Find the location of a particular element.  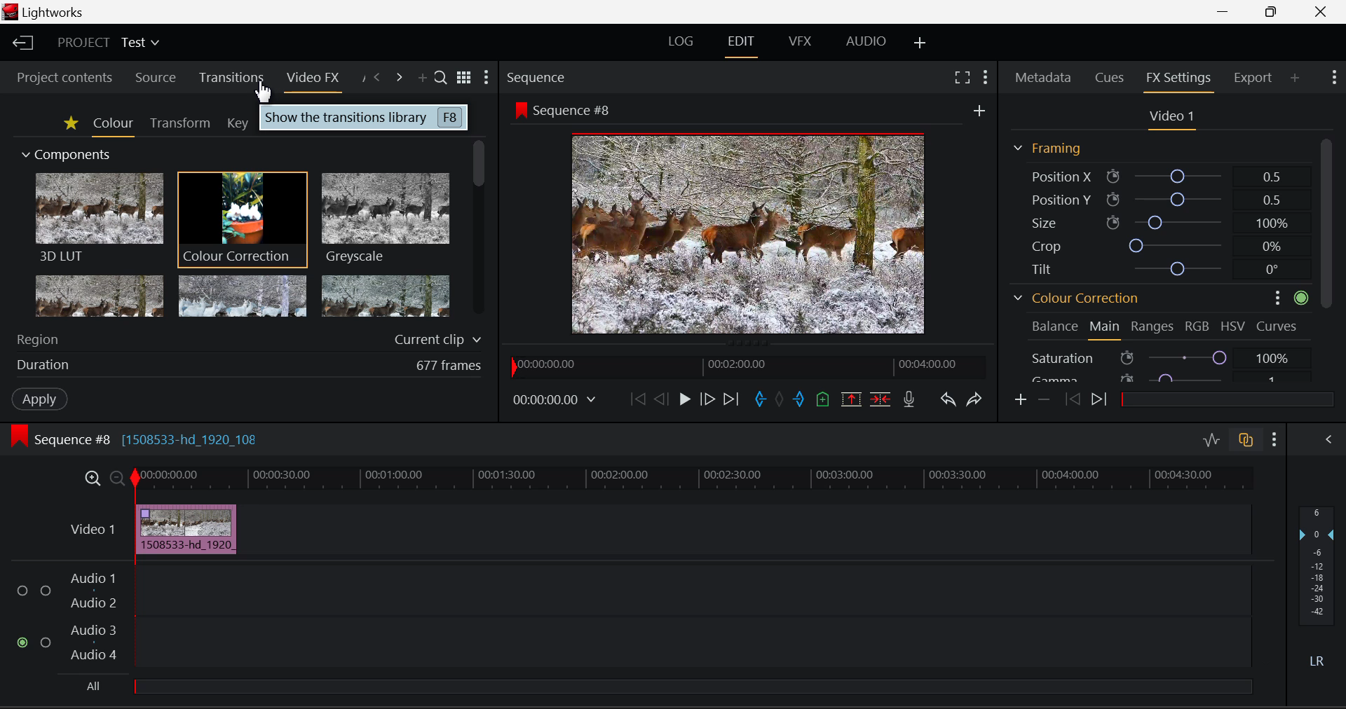

Audio 2 is located at coordinates (93, 604).